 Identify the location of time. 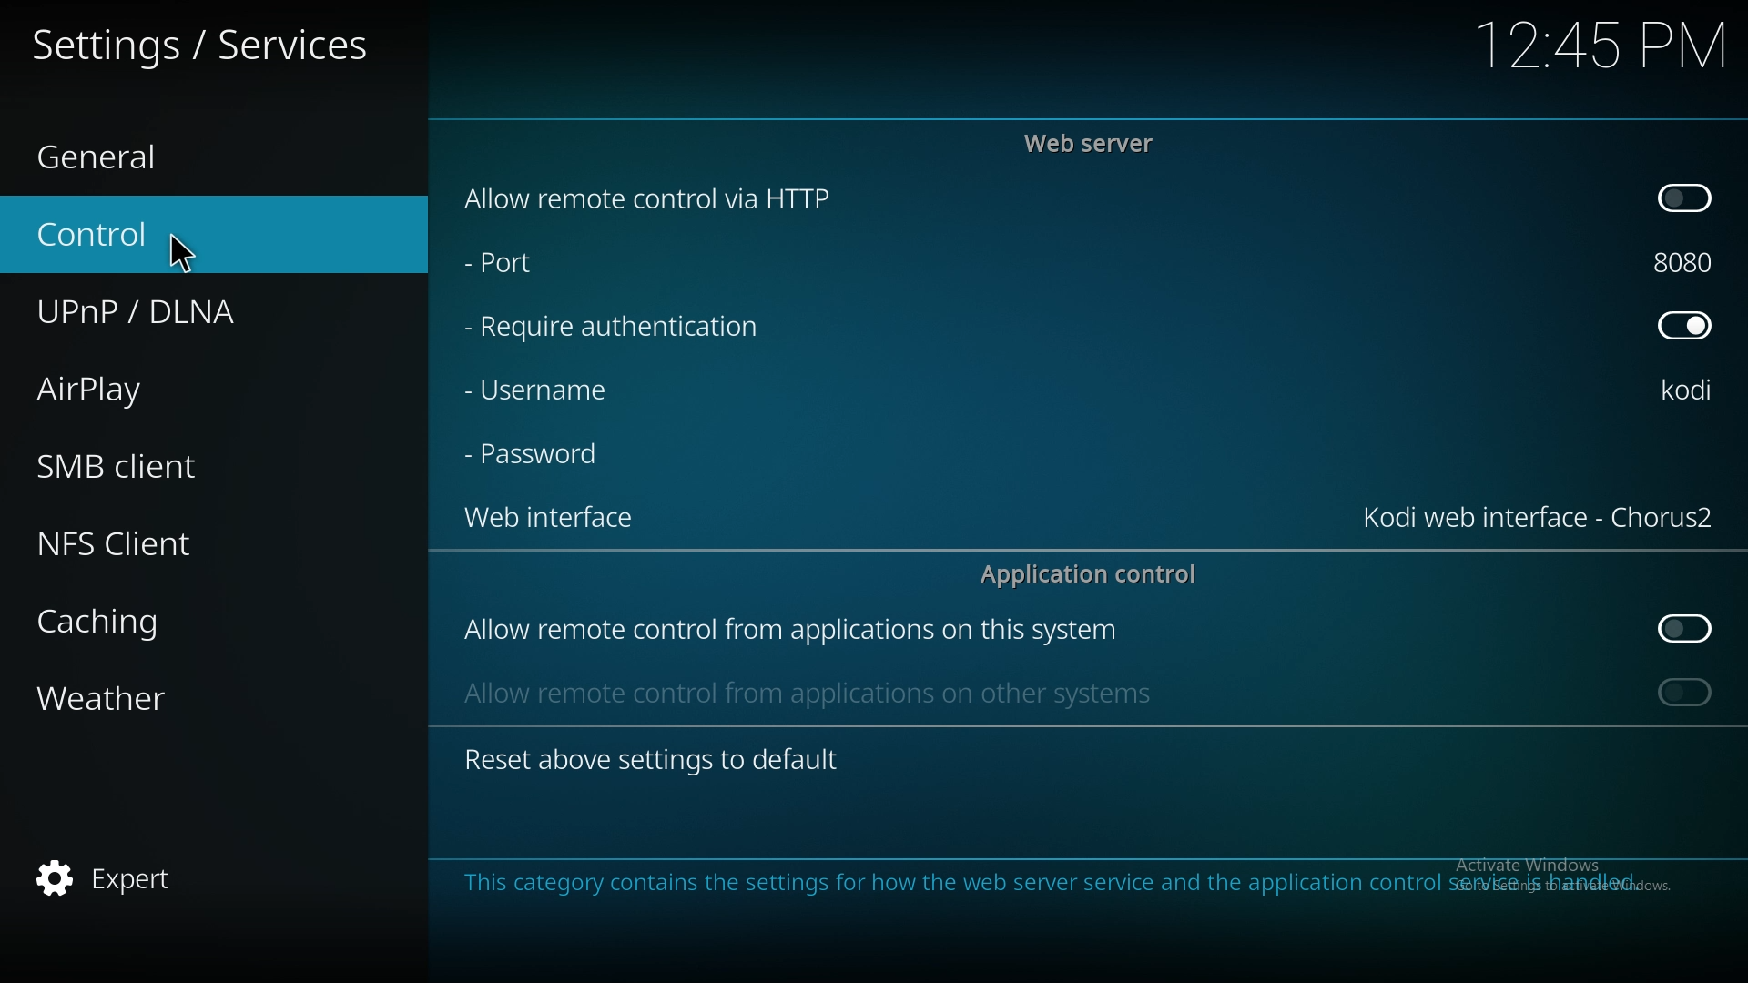
(1598, 45).